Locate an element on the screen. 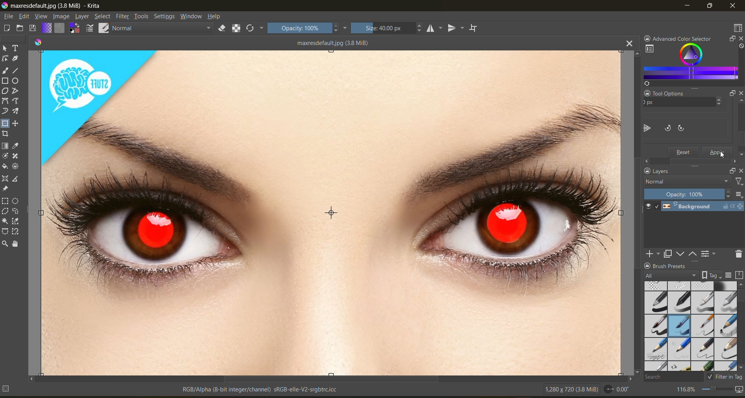  tool is located at coordinates (5, 244).